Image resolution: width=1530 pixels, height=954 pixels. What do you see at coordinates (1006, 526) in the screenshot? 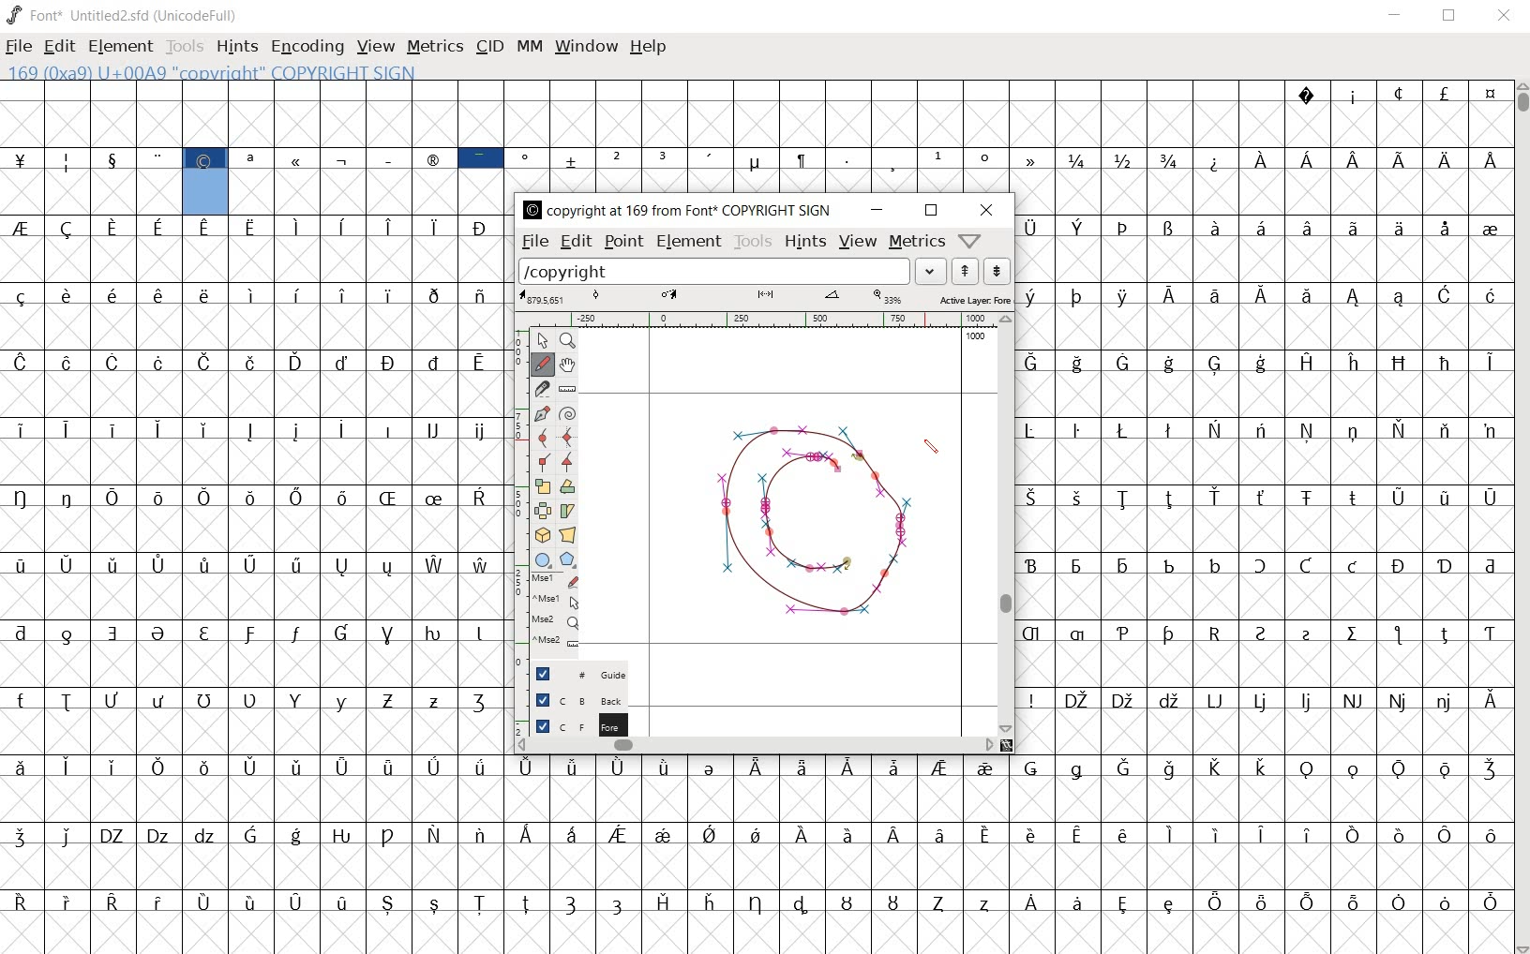
I see `scrollbar` at bounding box center [1006, 526].